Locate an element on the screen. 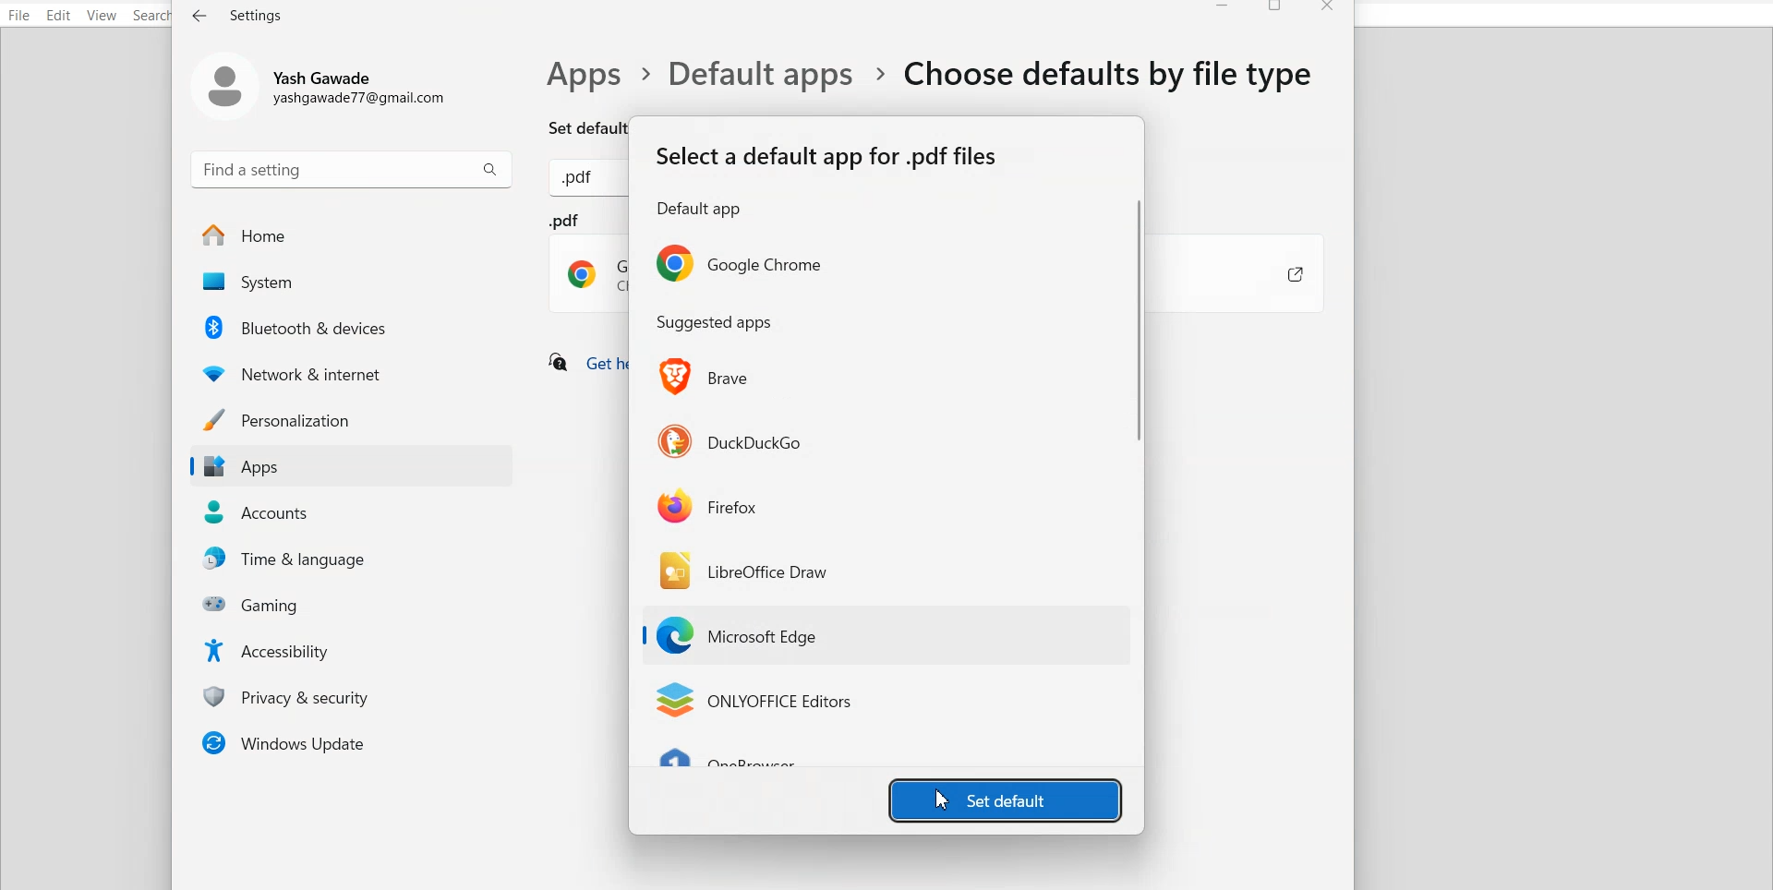  Vertical scroll bar is located at coordinates (1140, 479).